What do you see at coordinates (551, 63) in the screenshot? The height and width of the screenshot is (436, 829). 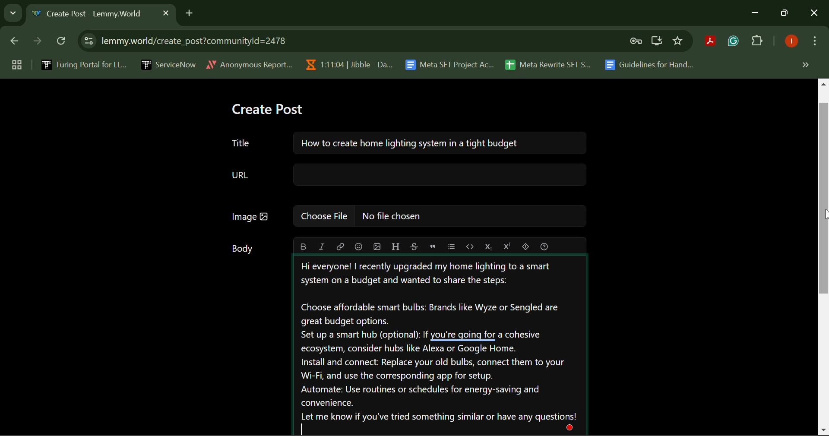 I see `Meta Rewrite SFT` at bounding box center [551, 63].